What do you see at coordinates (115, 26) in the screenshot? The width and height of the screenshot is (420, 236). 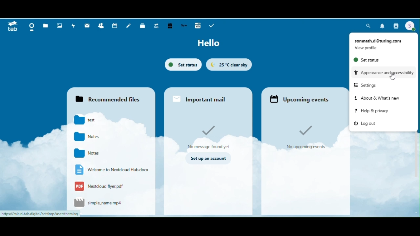 I see `Calendar` at bounding box center [115, 26].